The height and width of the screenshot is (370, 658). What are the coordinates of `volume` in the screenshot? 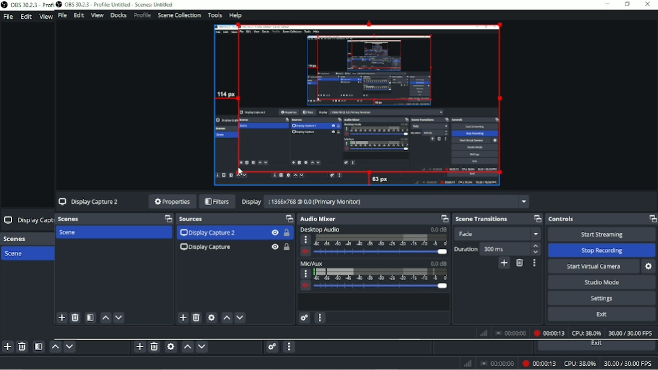 It's located at (303, 286).